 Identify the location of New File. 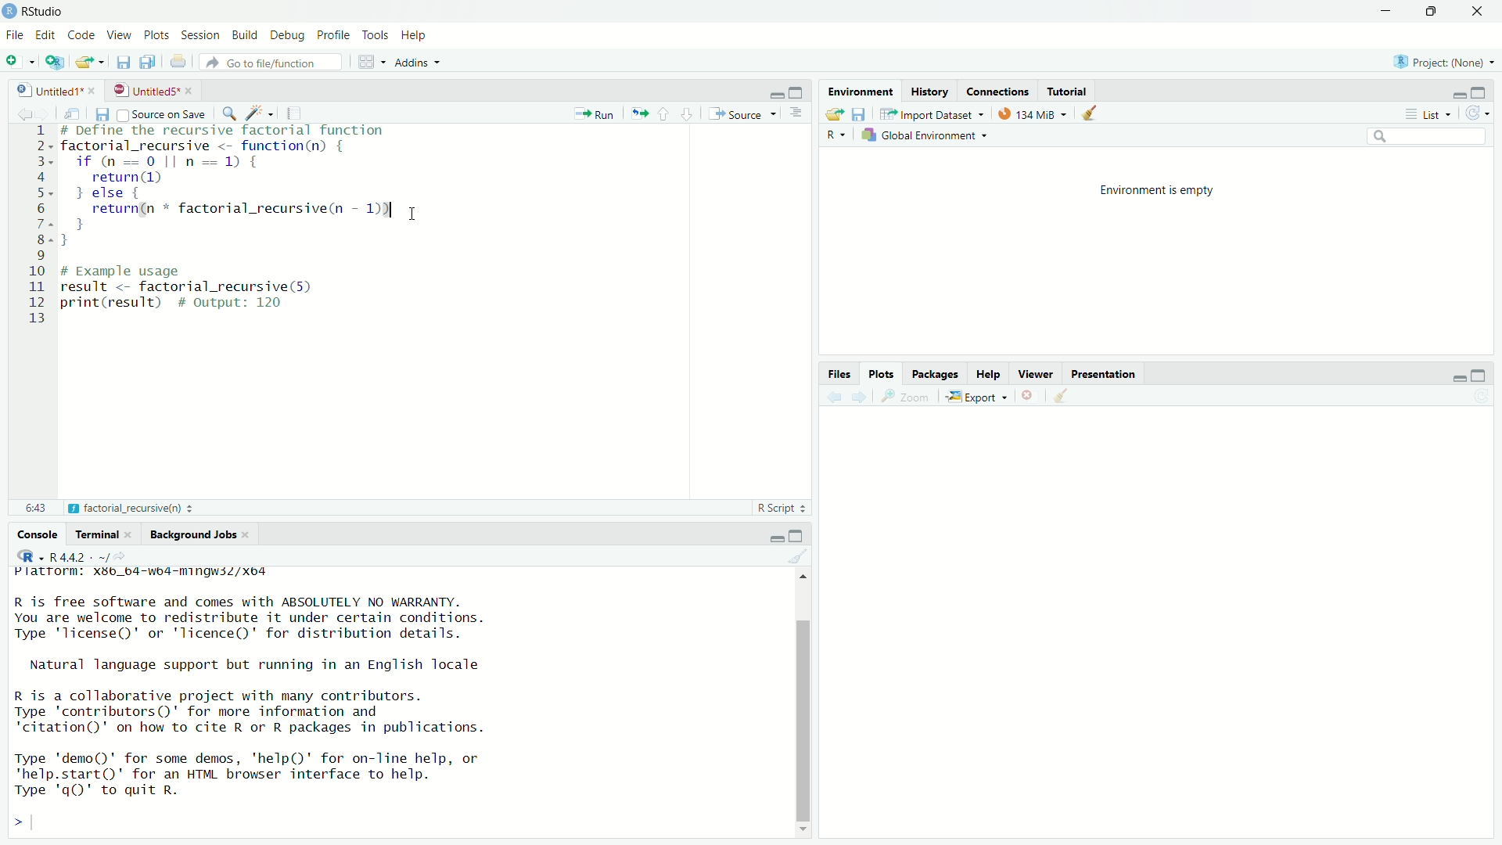
(19, 62).